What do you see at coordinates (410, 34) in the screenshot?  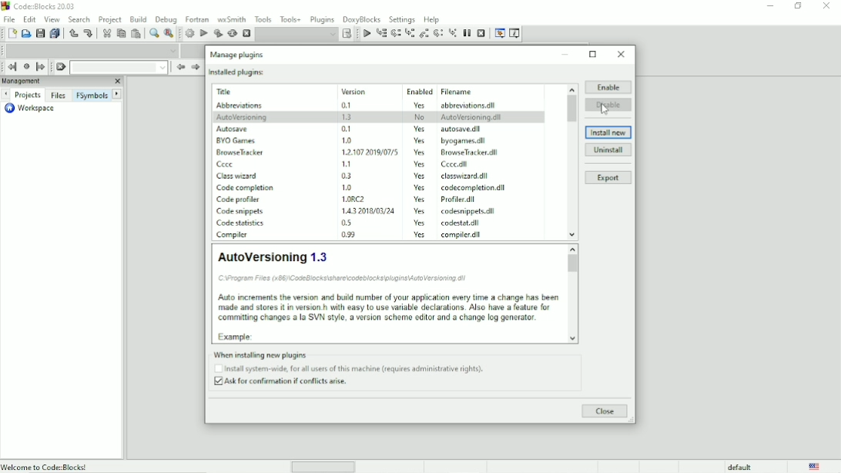 I see `Step into` at bounding box center [410, 34].